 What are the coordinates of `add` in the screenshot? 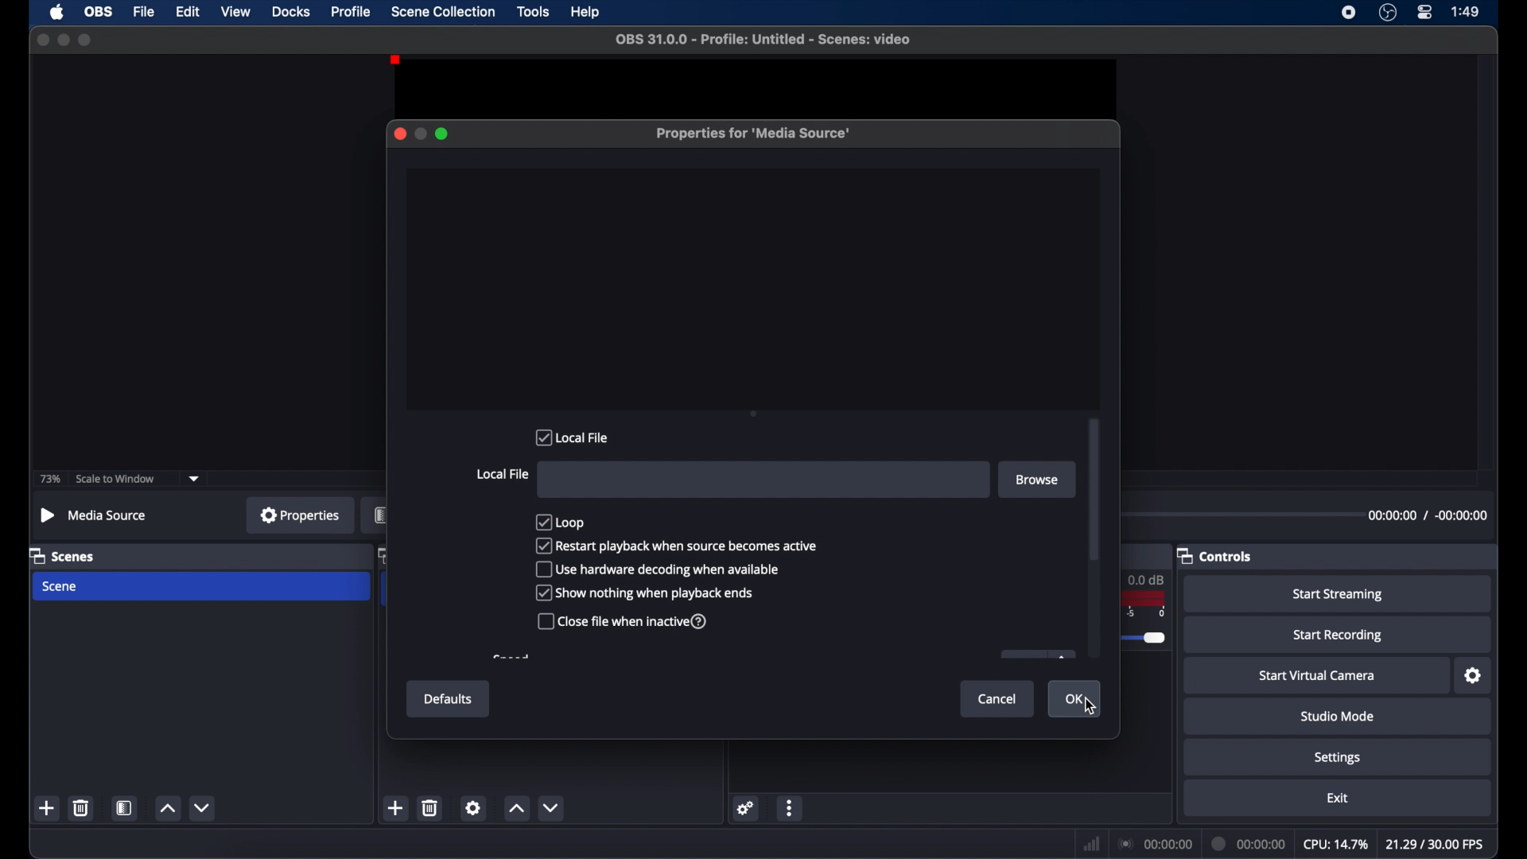 It's located at (396, 807).